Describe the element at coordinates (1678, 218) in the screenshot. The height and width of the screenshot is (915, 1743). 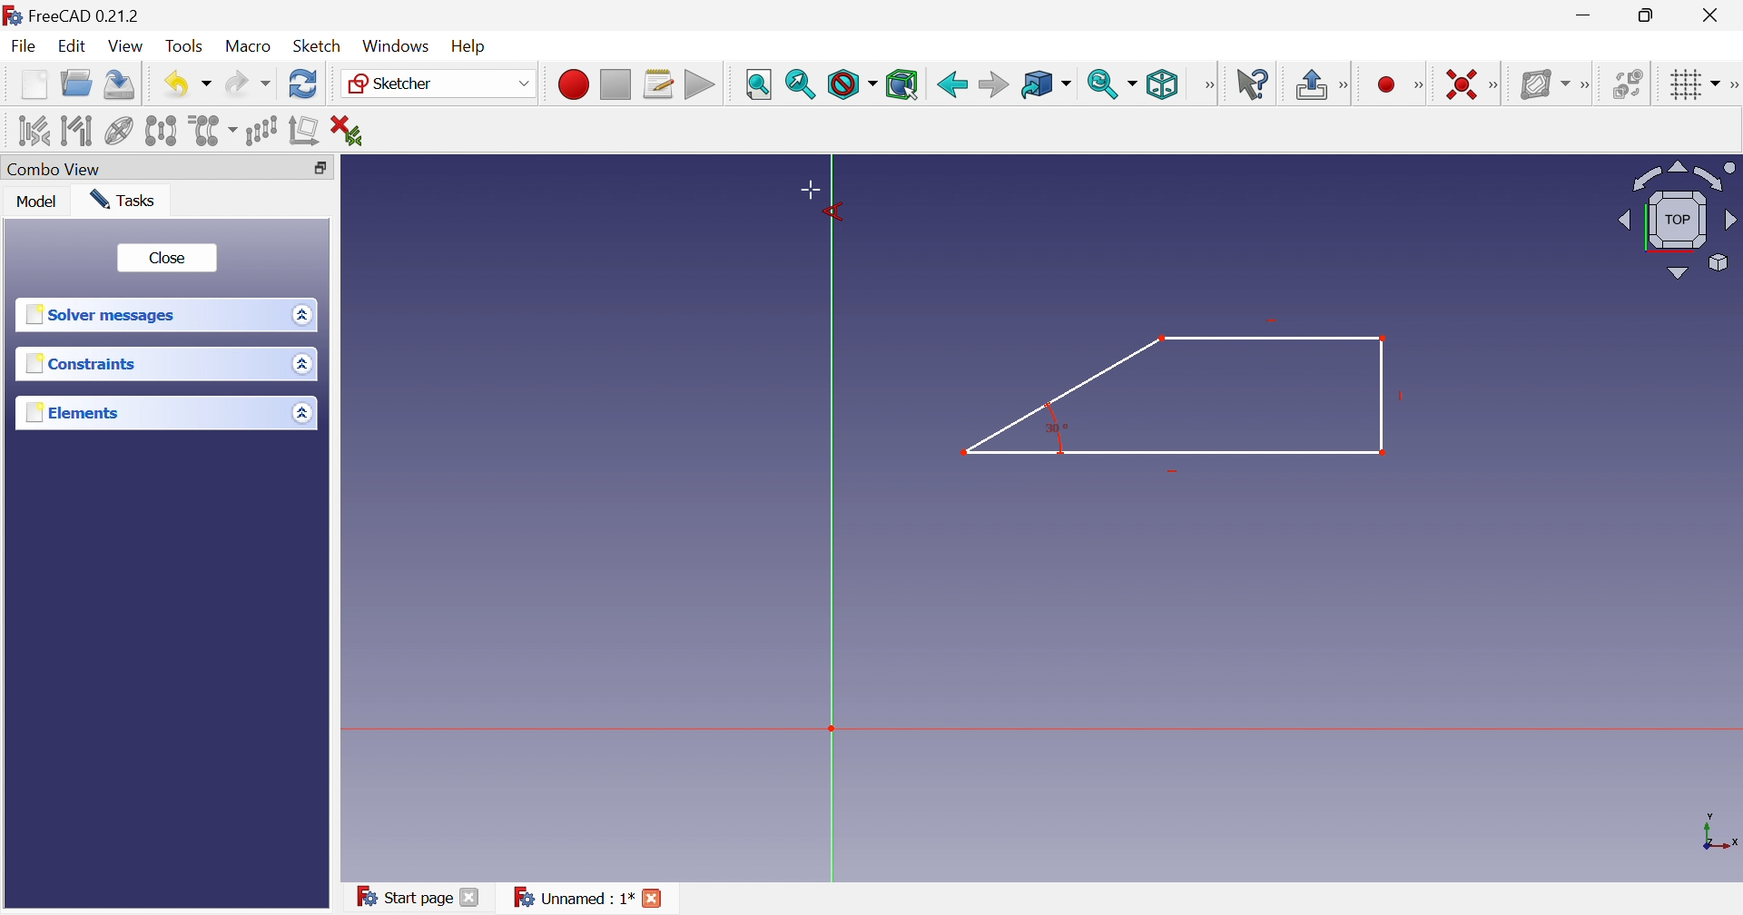
I see `Viewing angle` at that location.